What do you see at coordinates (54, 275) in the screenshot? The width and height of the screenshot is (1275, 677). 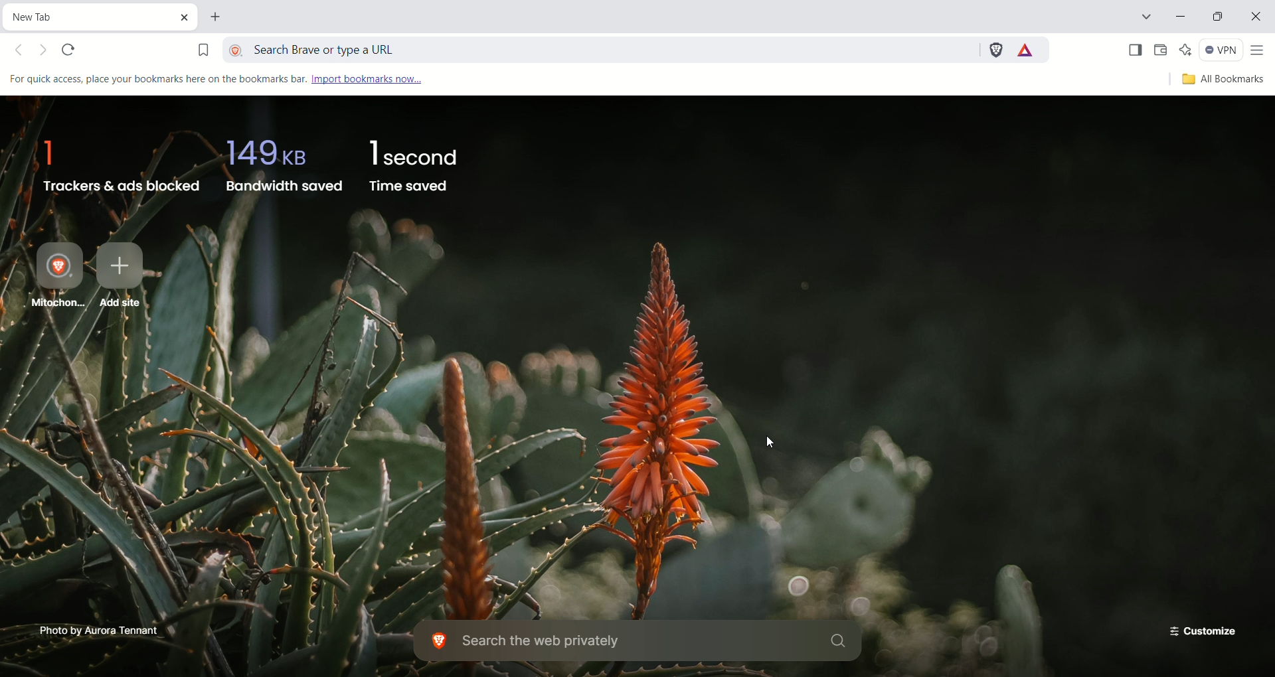 I see `Mitochondria` at bounding box center [54, 275].